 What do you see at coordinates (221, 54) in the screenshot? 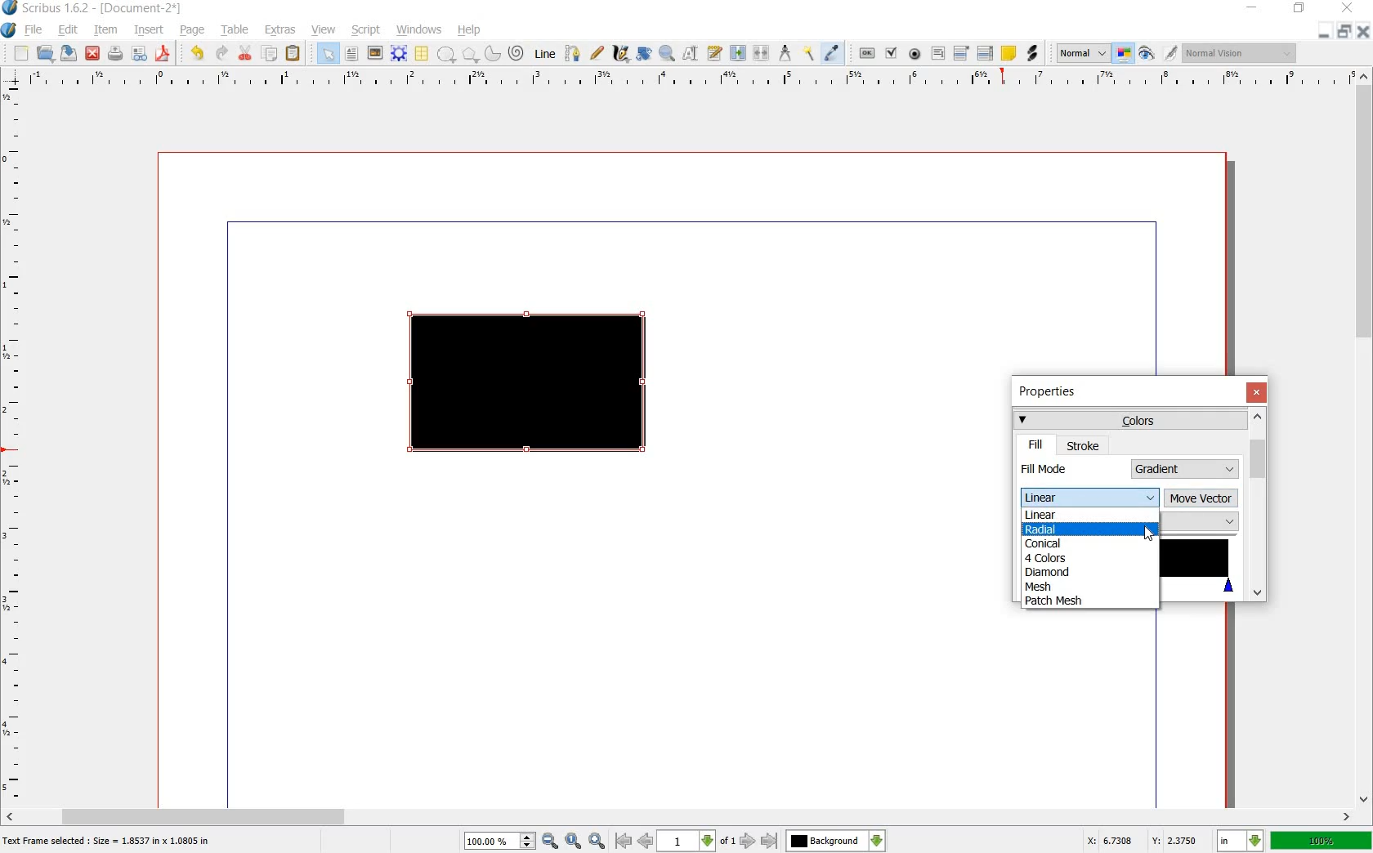
I see `redo` at bounding box center [221, 54].